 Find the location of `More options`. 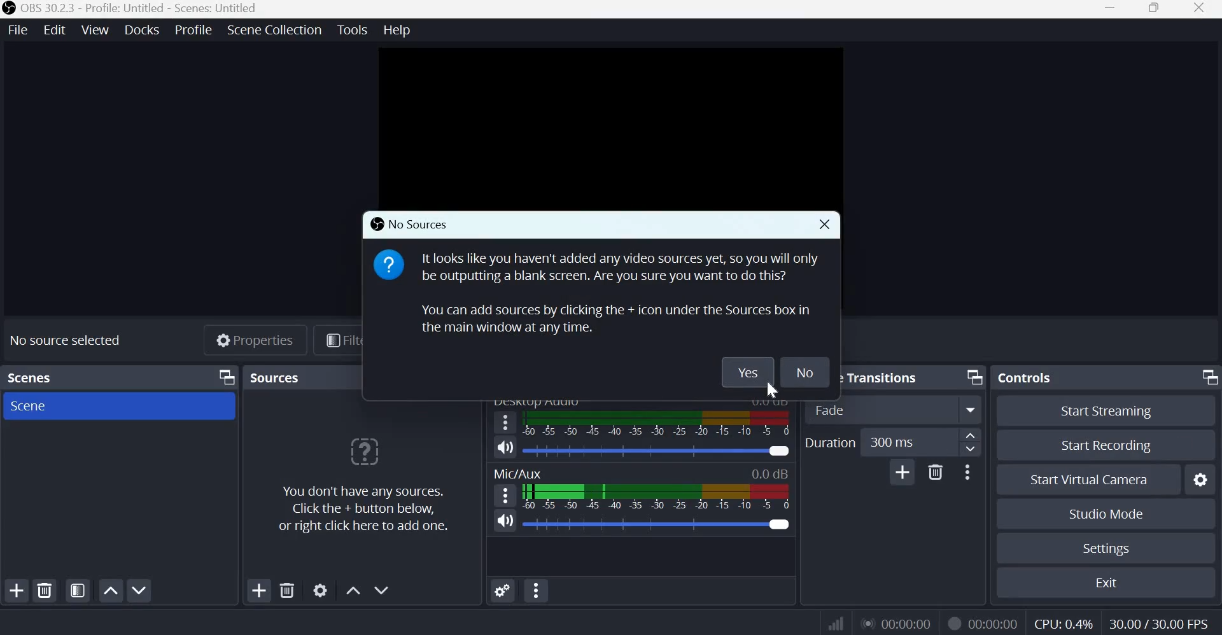

More options is located at coordinates (971, 472).